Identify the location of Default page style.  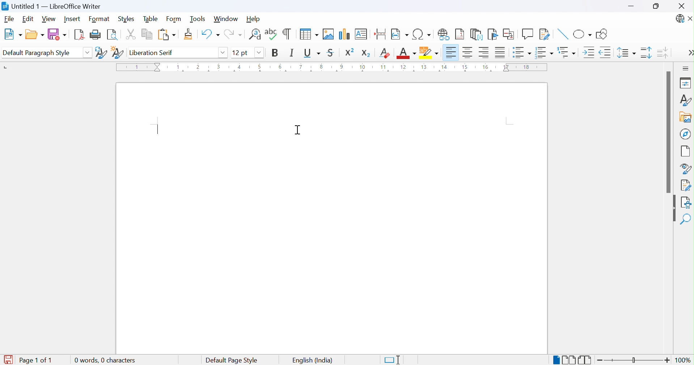
(231, 360).